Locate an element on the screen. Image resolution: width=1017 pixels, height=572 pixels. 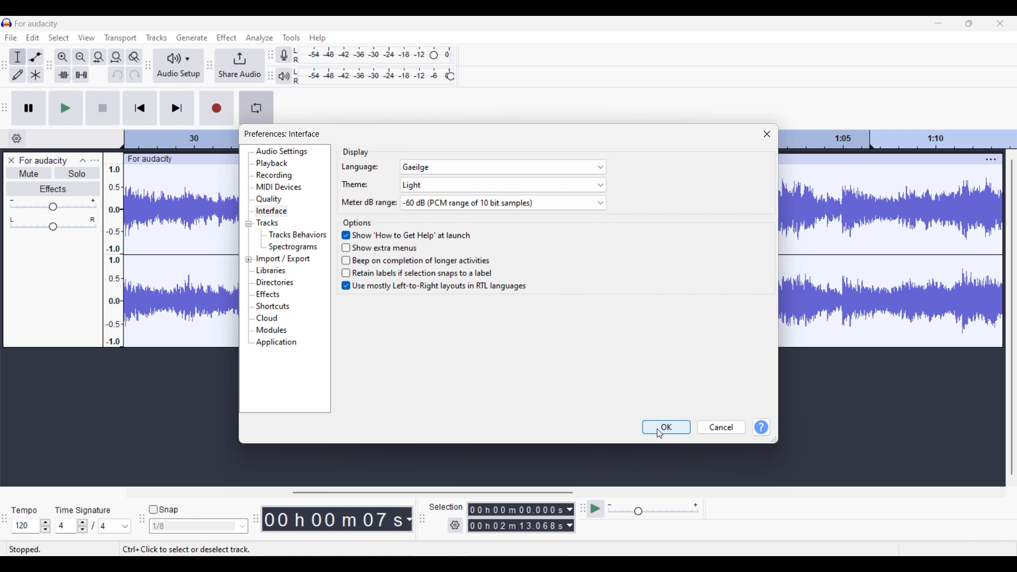
Play/Play once is located at coordinates (66, 108).